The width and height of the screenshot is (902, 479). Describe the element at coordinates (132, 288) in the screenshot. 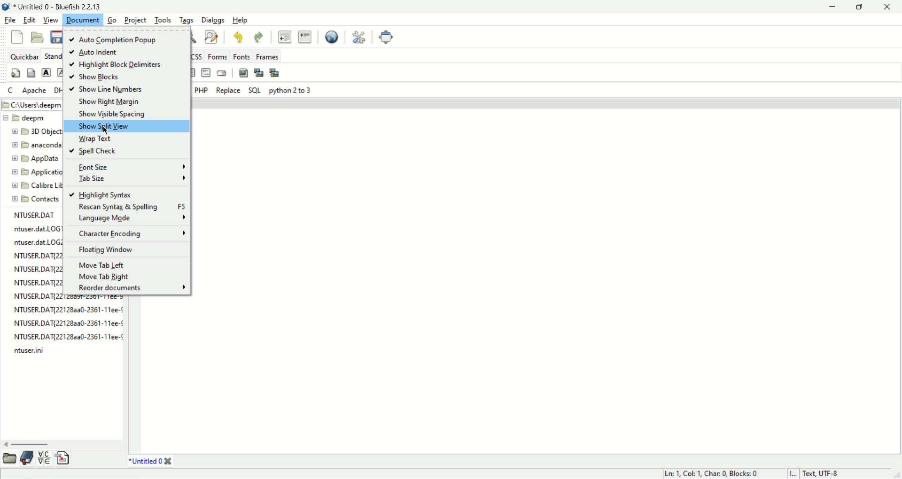

I see `reorder documents` at that location.